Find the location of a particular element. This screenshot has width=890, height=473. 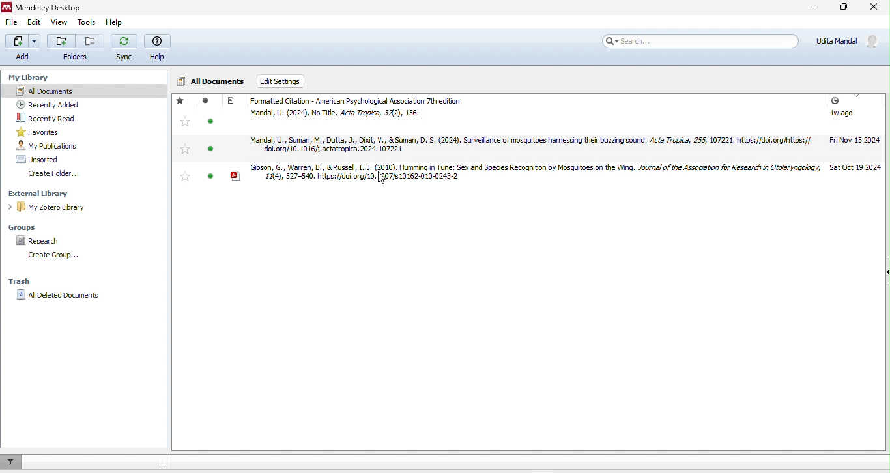

toggle hide/show is located at coordinates (161, 461).